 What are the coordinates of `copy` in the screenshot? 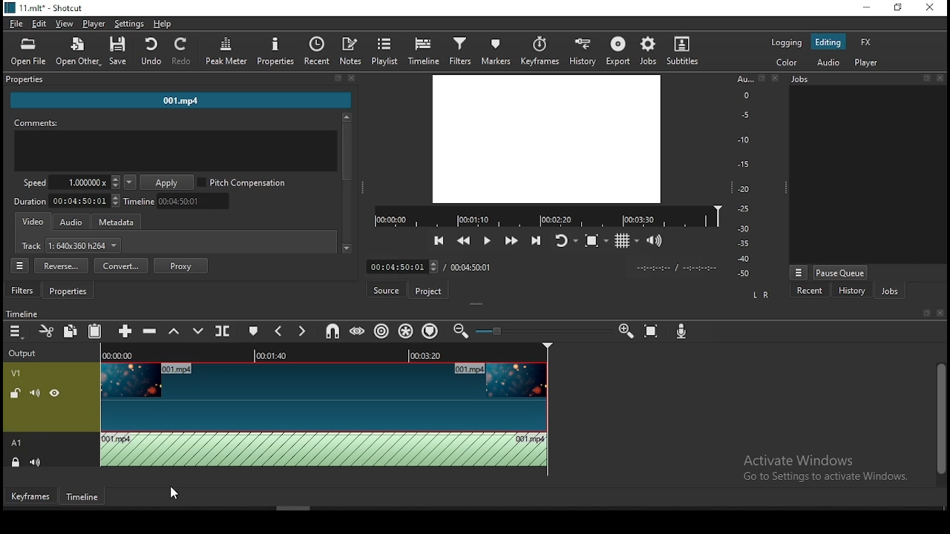 It's located at (71, 331).